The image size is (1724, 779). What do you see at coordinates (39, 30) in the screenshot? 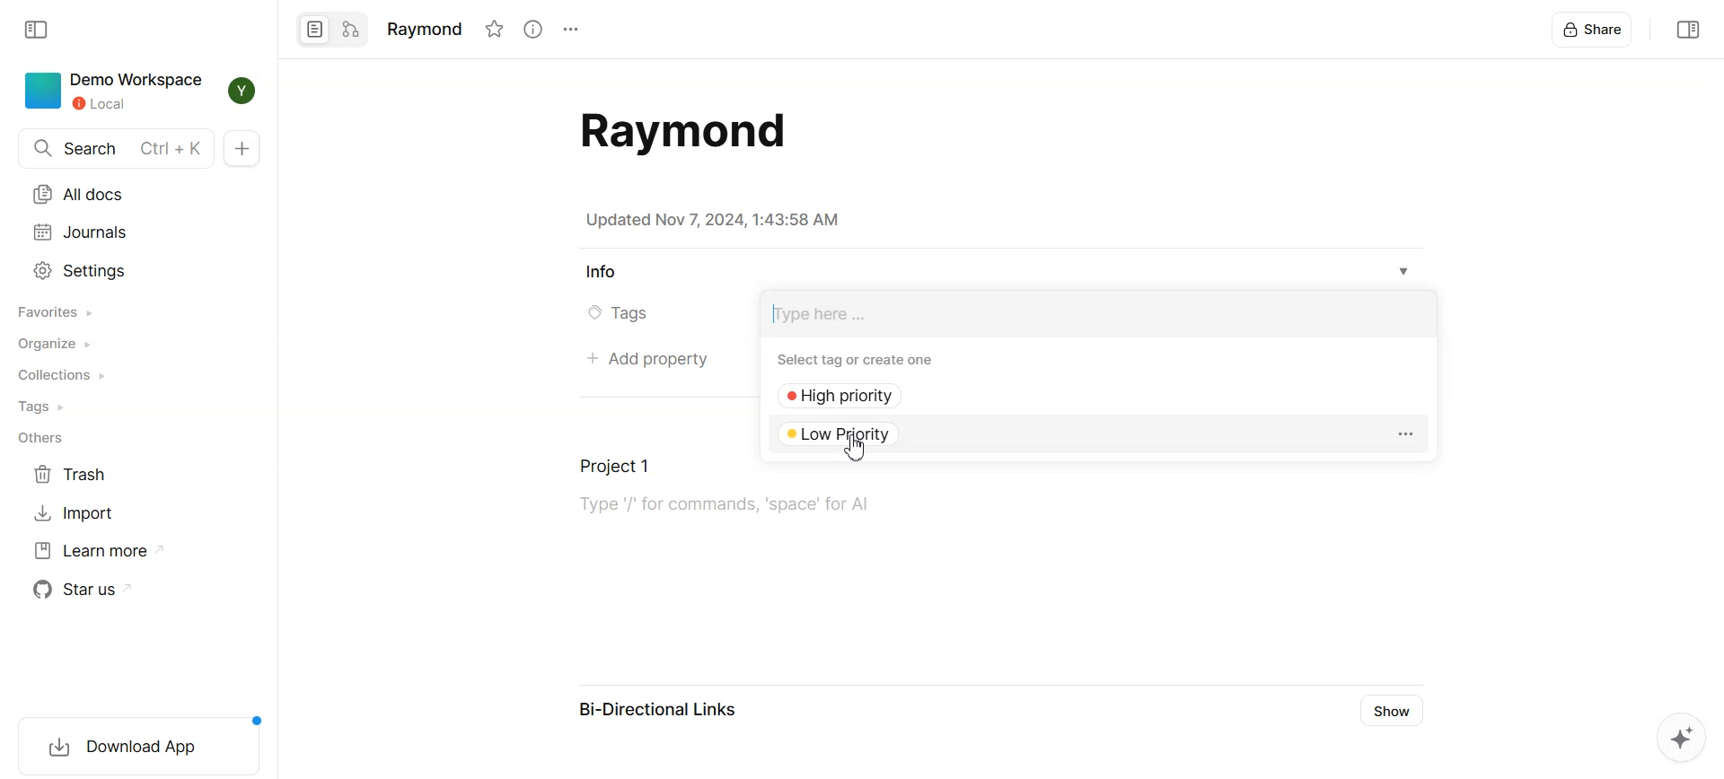
I see `Collapse Sidebar` at bounding box center [39, 30].